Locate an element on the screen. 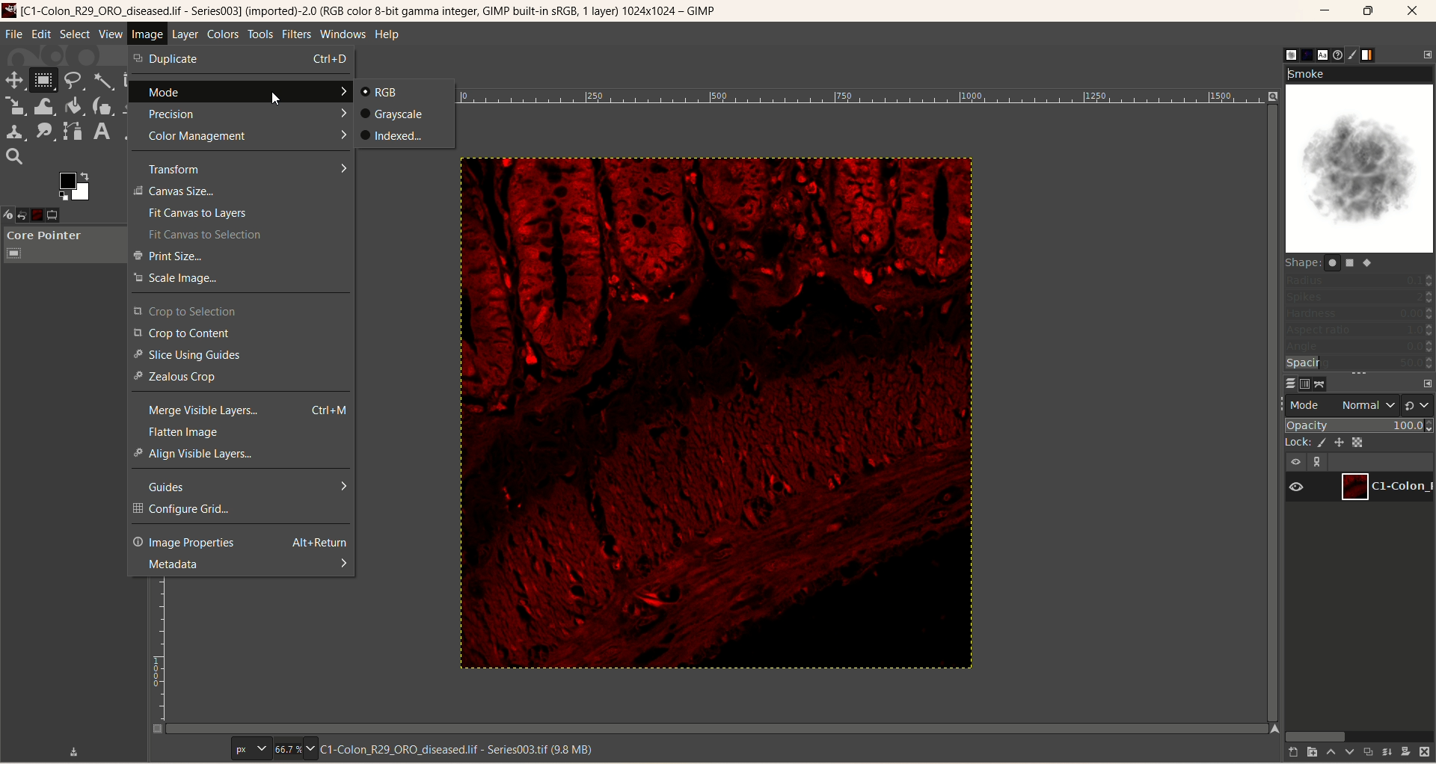  select is located at coordinates (76, 35).